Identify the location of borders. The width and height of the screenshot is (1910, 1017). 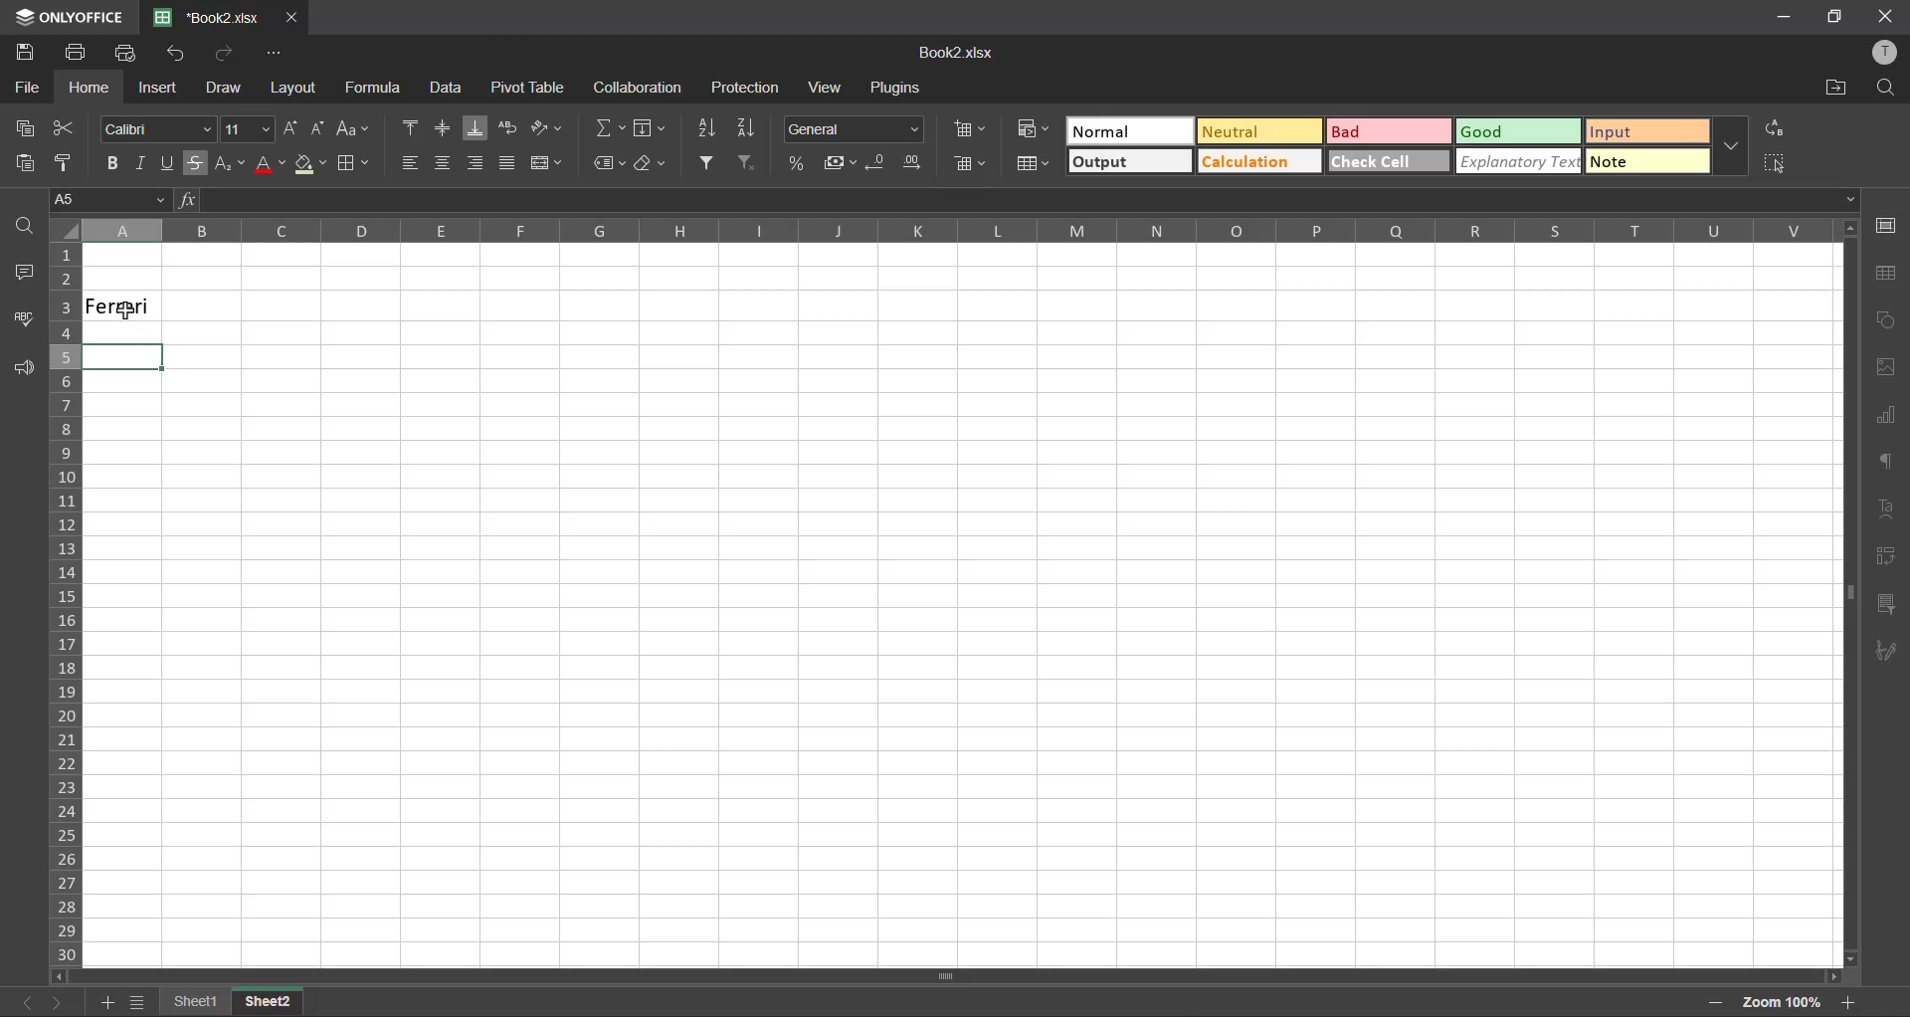
(357, 164).